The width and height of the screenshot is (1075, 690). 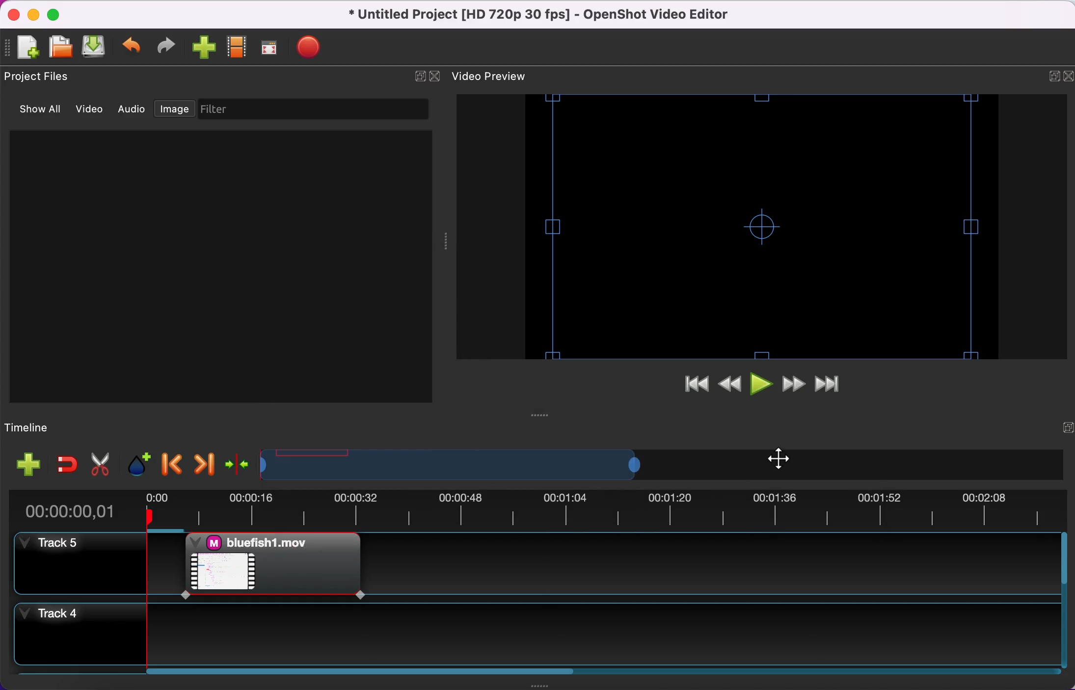 What do you see at coordinates (1044, 77) in the screenshot?
I see `expand/hide` at bounding box center [1044, 77].